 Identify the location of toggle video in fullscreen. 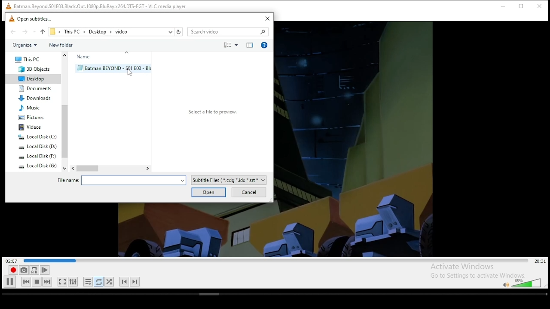
(62, 282).